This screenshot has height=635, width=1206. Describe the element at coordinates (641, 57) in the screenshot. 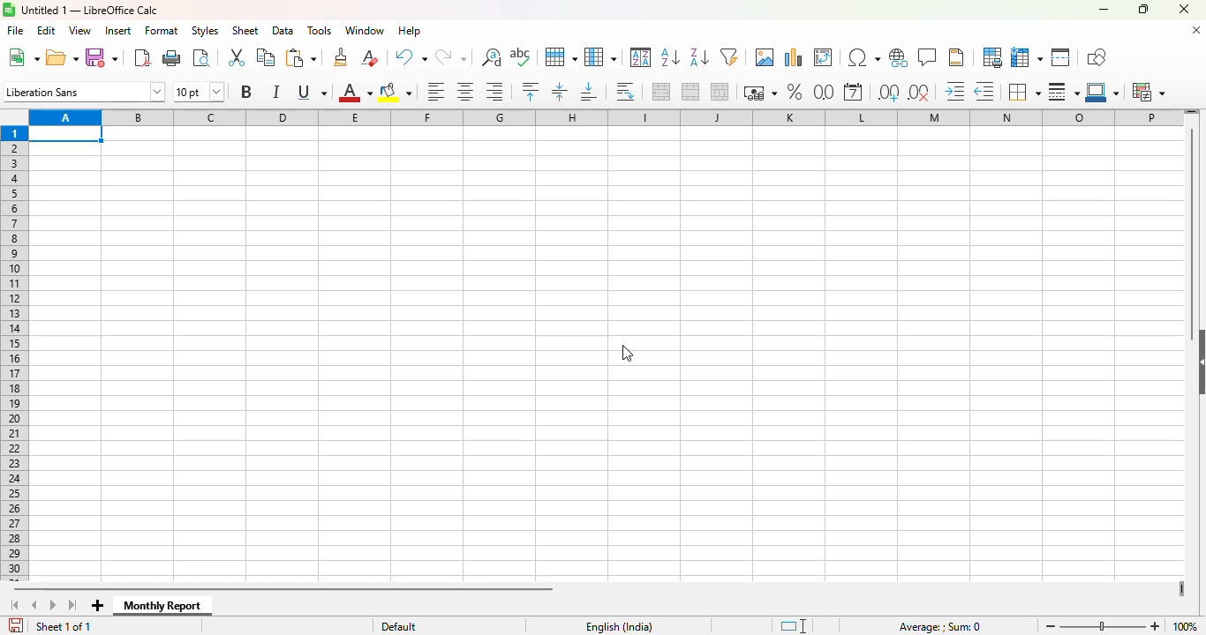

I see `sort` at that location.